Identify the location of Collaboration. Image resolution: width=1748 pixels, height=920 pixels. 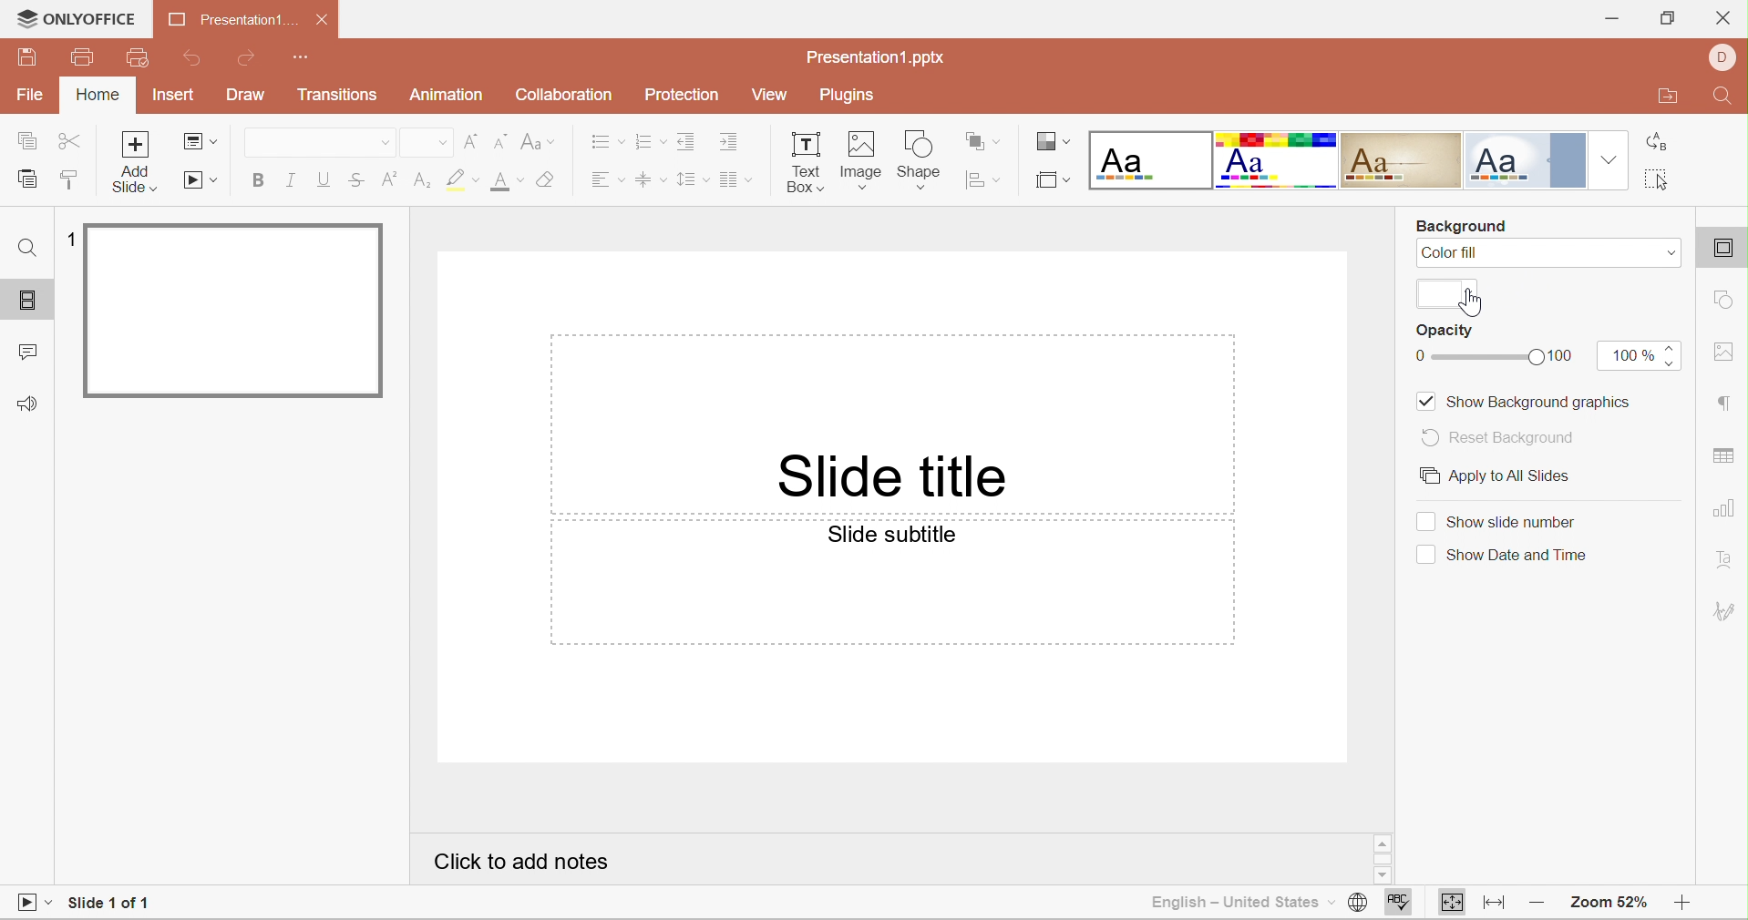
(563, 95).